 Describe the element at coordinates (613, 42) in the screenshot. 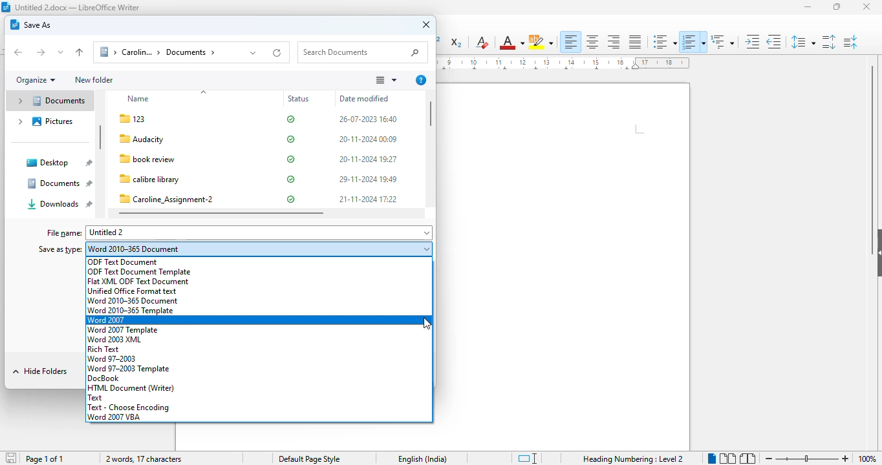

I see `align right` at that location.